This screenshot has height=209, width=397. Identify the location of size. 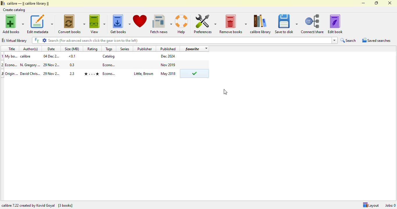
(73, 73).